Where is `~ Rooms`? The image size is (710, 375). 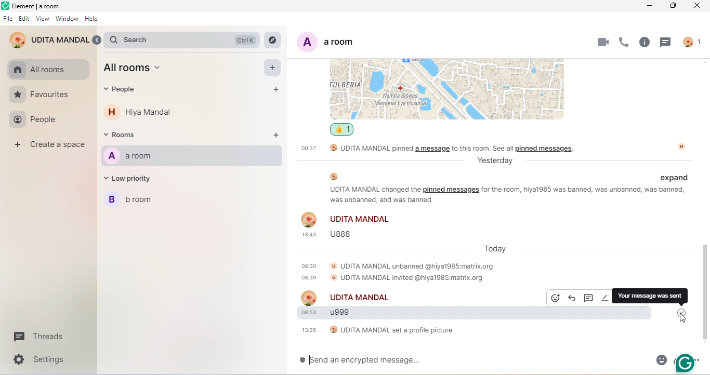 ~ Rooms is located at coordinates (128, 136).